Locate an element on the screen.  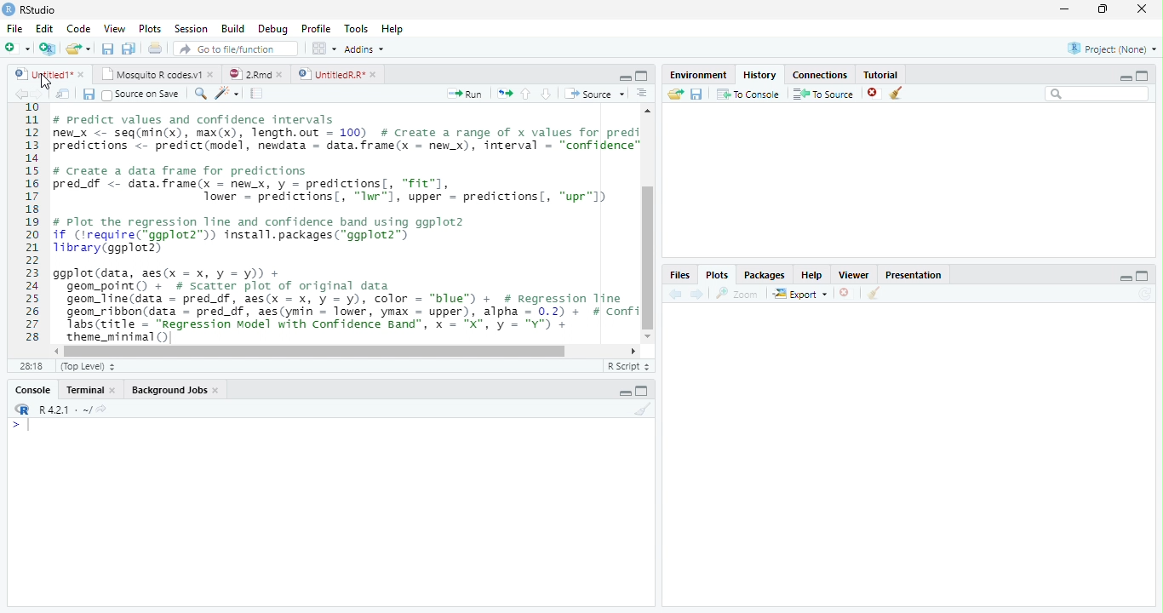
Export is located at coordinates (799, 295).